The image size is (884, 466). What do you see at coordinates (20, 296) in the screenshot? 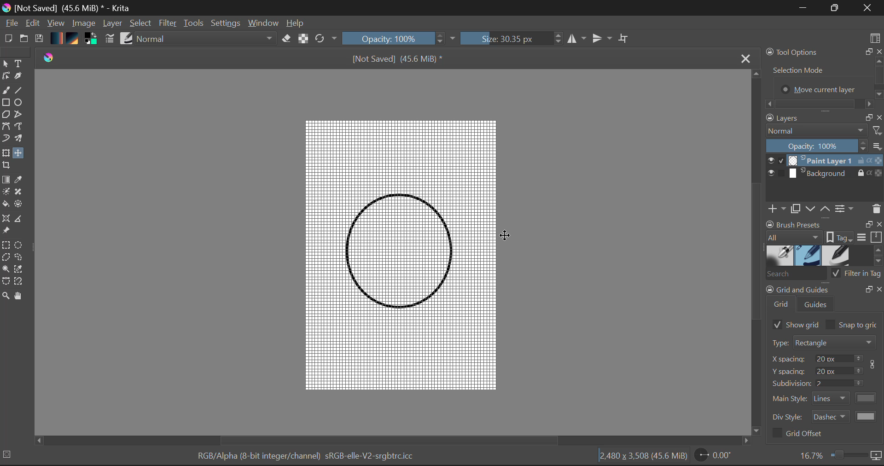
I see `Pan` at bounding box center [20, 296].